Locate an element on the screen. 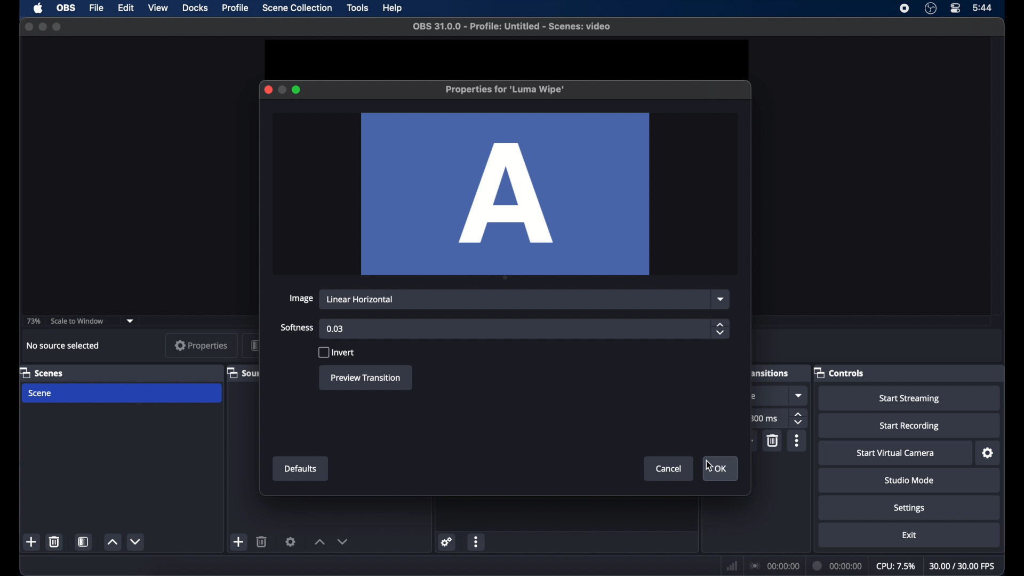  time is located at coordinates (983, 9).